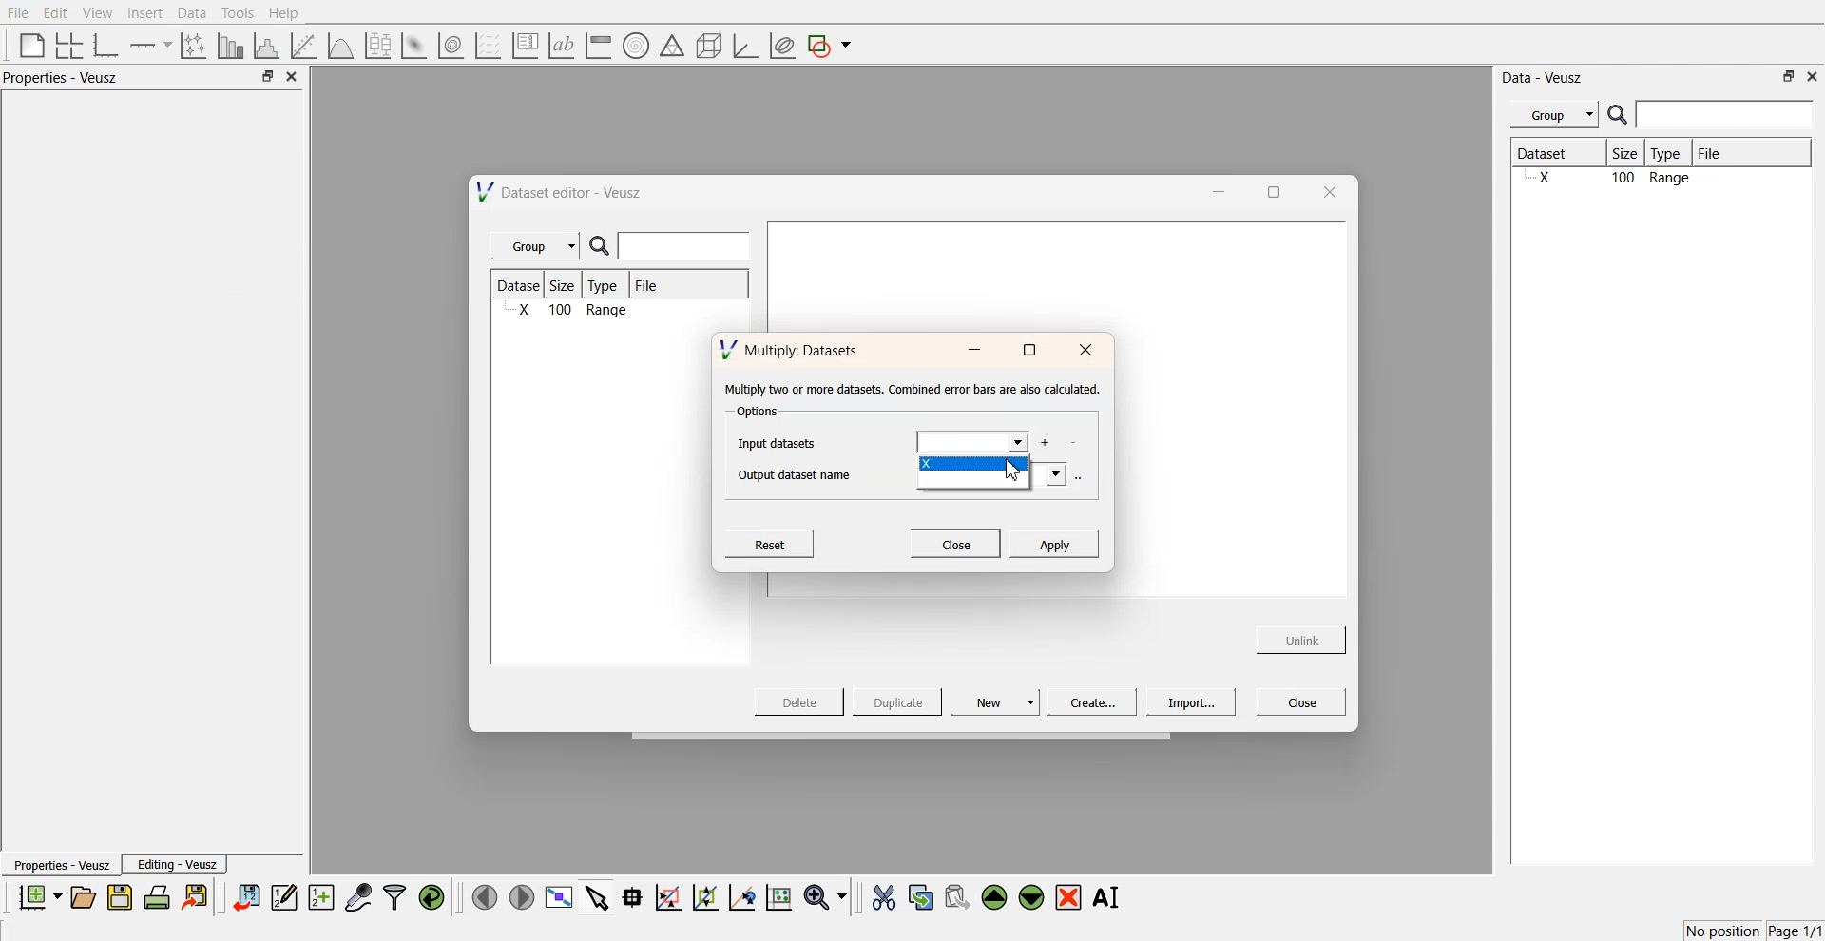  What do you see at coordinates (912, 390) in the screenshot?
I see `‘Multiply two or more datasets. Combined error bars are also calculated.` at bounding box center [912, 390].